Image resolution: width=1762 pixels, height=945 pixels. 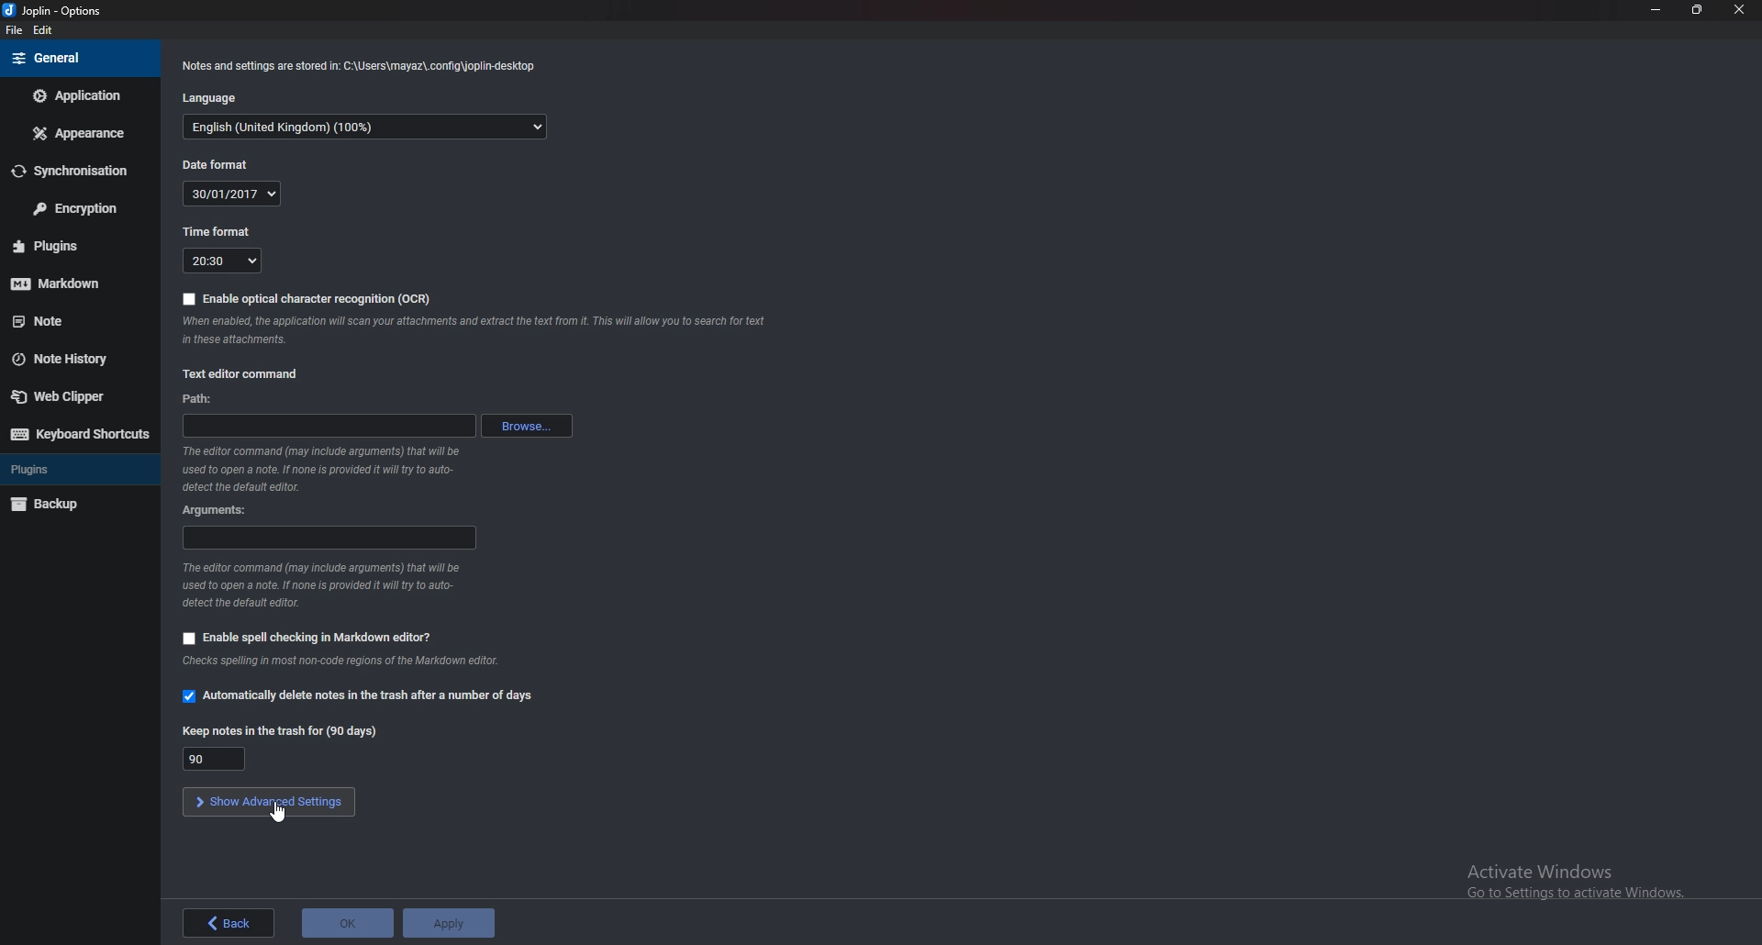 I want to click on ocr info, so click(x=474, y=328).